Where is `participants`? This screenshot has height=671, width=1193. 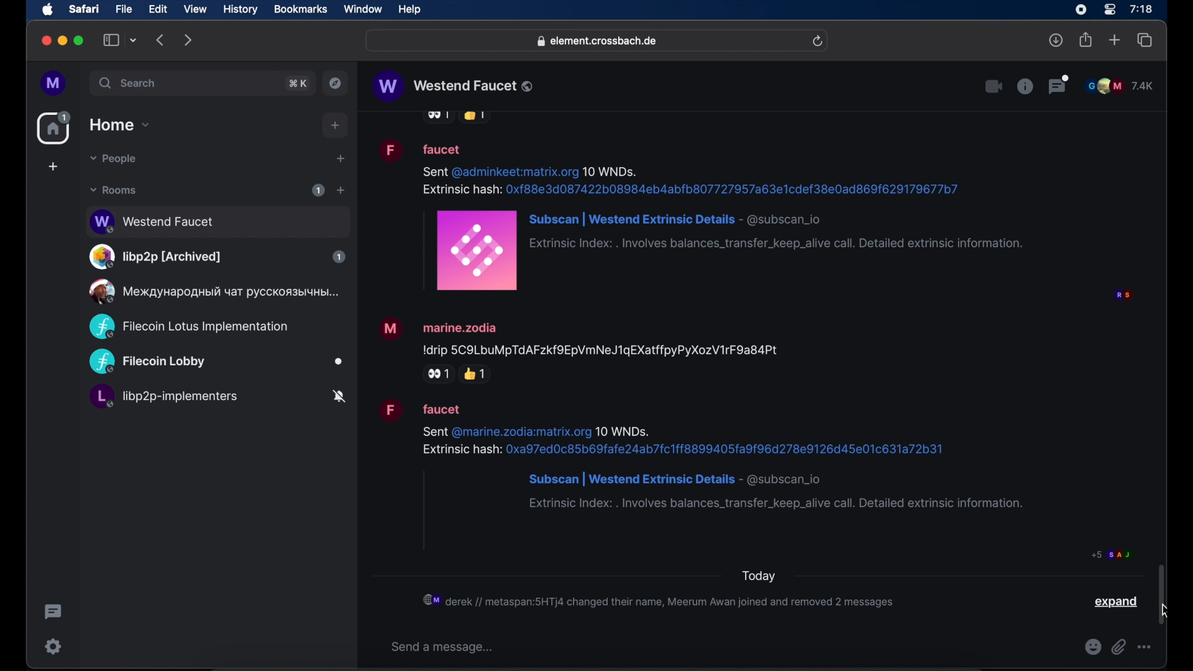 participants is located at coordinates (1123, 296).